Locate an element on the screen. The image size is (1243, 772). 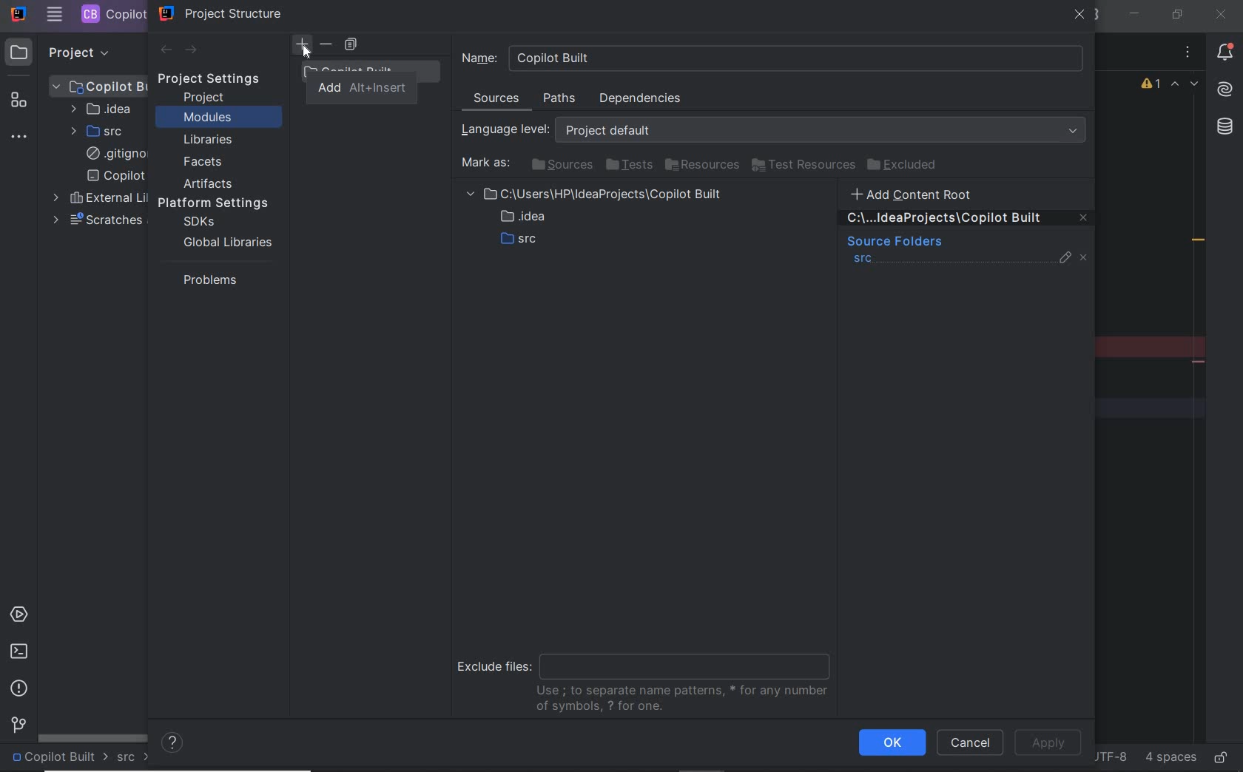
external libraries is located at coordinates (97, 198).